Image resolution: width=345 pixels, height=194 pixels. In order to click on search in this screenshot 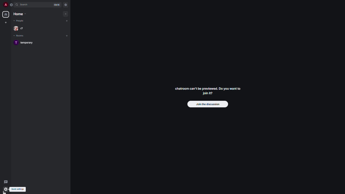, I will do `click(24, 5)`.